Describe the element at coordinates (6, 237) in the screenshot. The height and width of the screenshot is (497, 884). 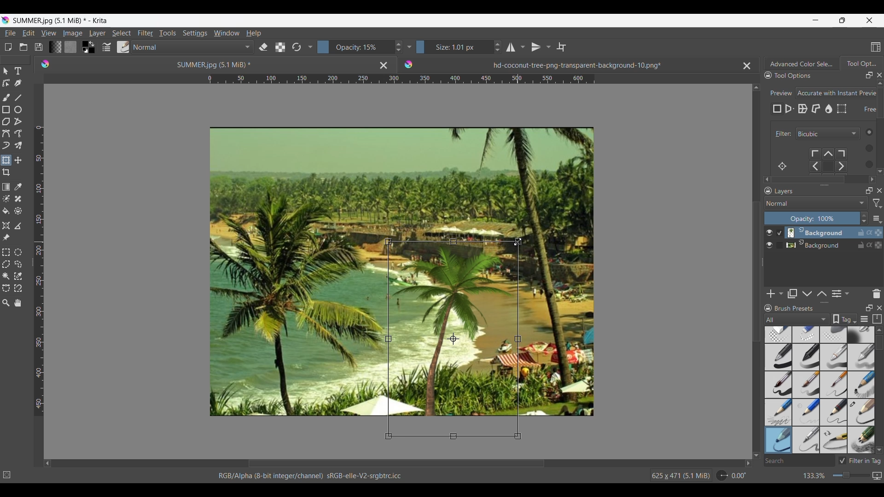
I see `Reference images tool` at that location.